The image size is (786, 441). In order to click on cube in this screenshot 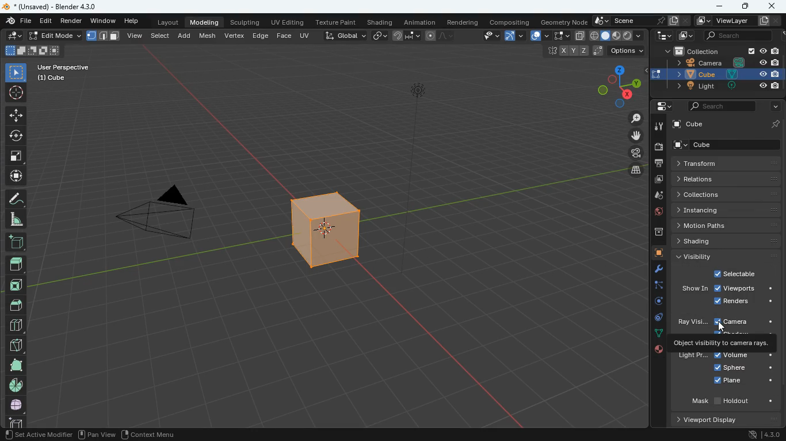, I will do `click(53, 79)`.